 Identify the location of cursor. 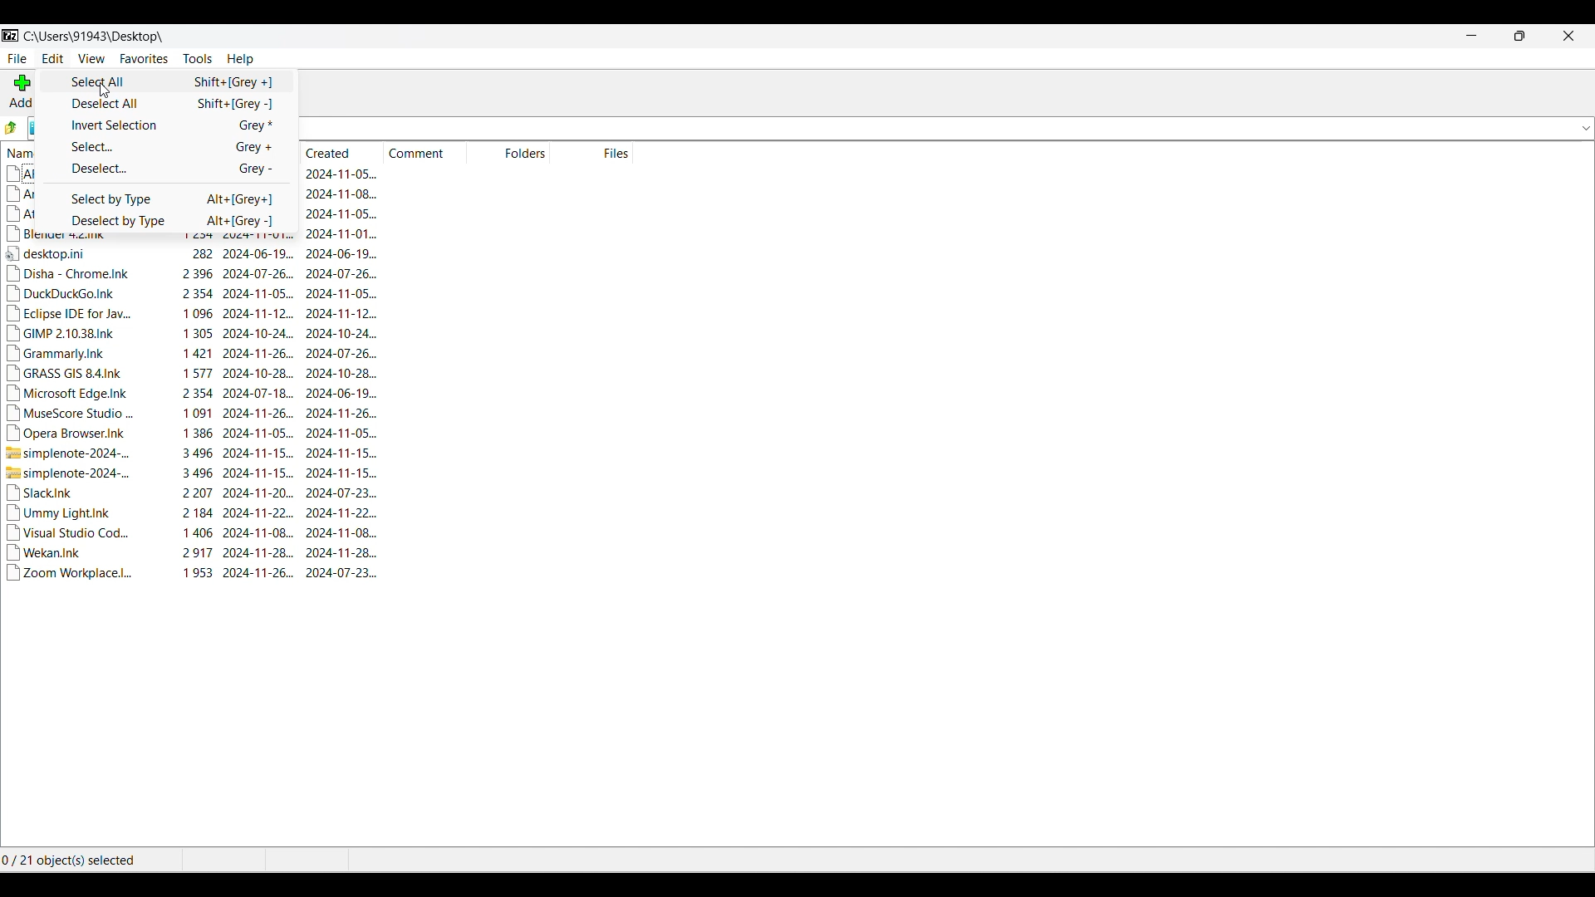
(108, 91).